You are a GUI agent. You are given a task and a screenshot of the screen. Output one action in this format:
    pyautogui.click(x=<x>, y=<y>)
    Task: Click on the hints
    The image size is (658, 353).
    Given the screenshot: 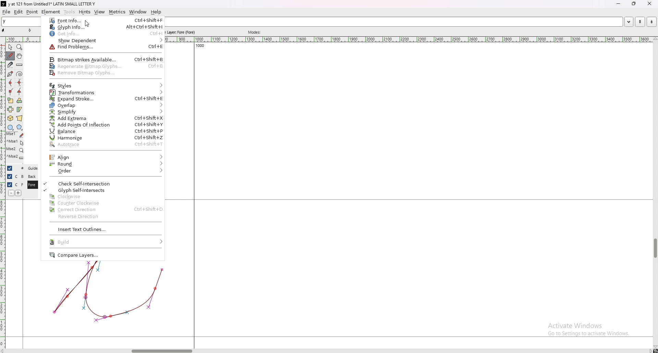 What is the action you would take?
    pyautogui.click(x=84, y=12)
    